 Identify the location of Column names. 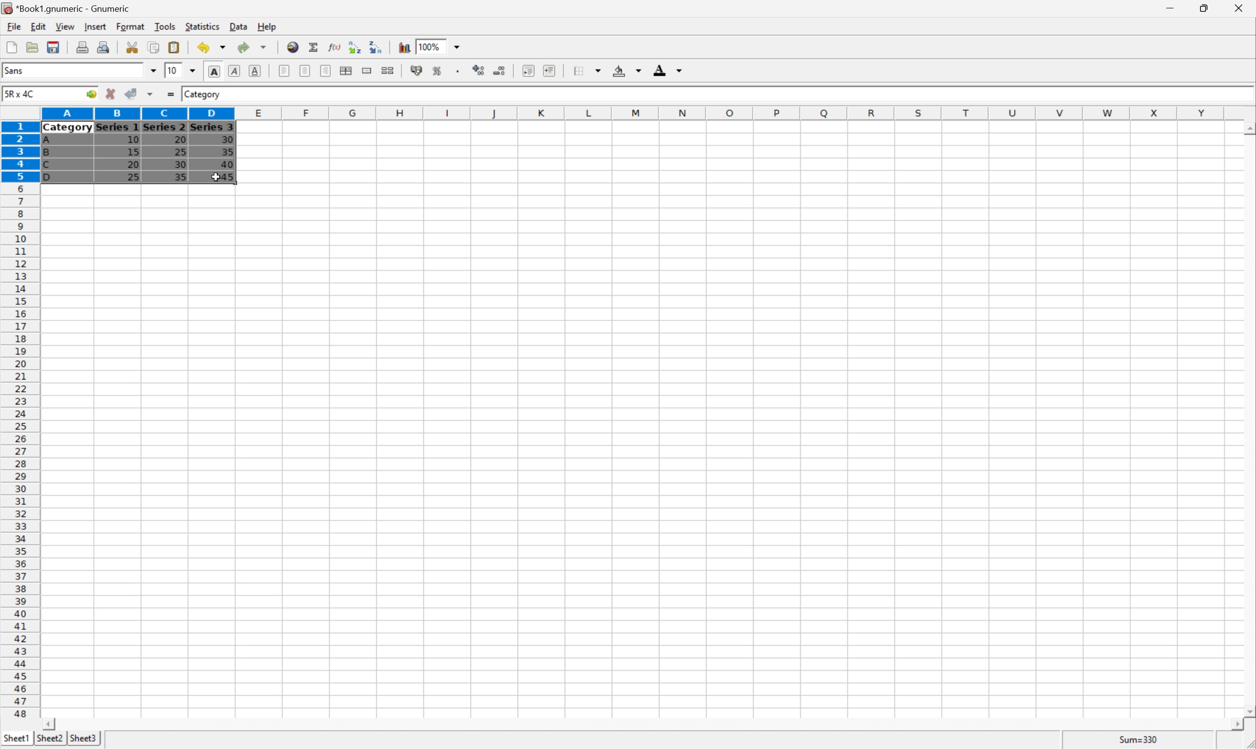
(636, 115).